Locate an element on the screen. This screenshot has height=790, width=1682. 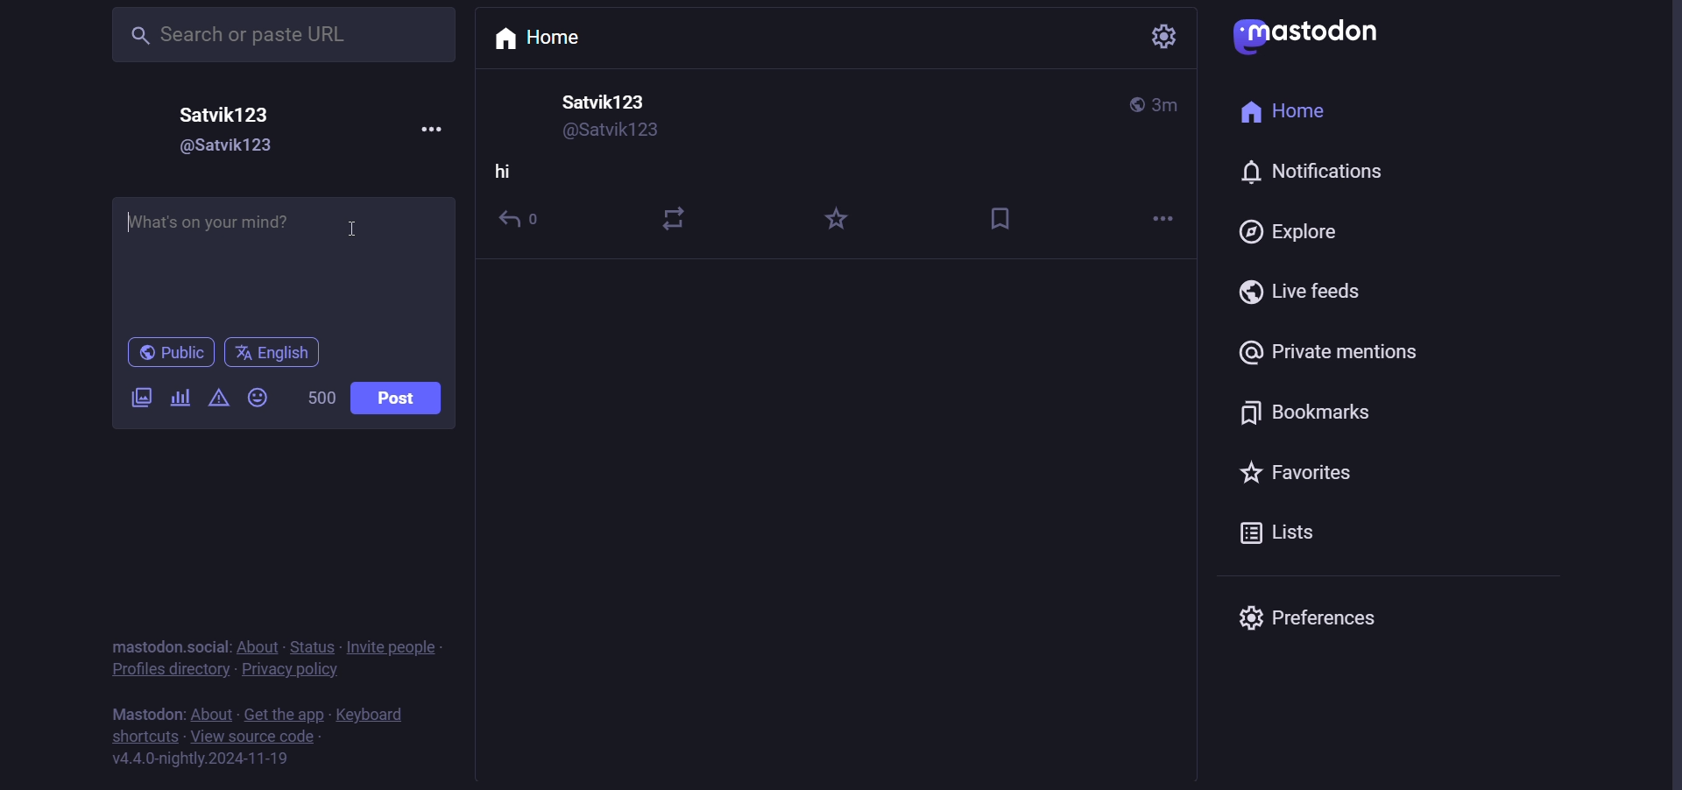
get the app is located at coordinates (281, 714).